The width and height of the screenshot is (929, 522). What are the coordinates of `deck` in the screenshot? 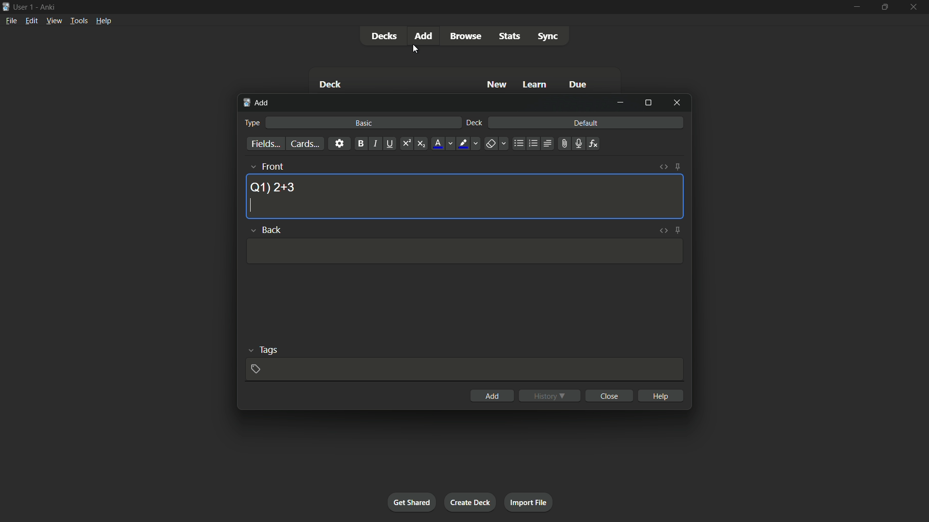 It's located at (330, 86).